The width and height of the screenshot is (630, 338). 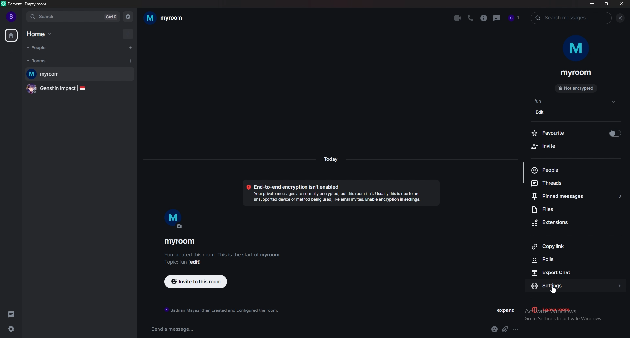 I want to click on threads, so click(x=576, y=183).